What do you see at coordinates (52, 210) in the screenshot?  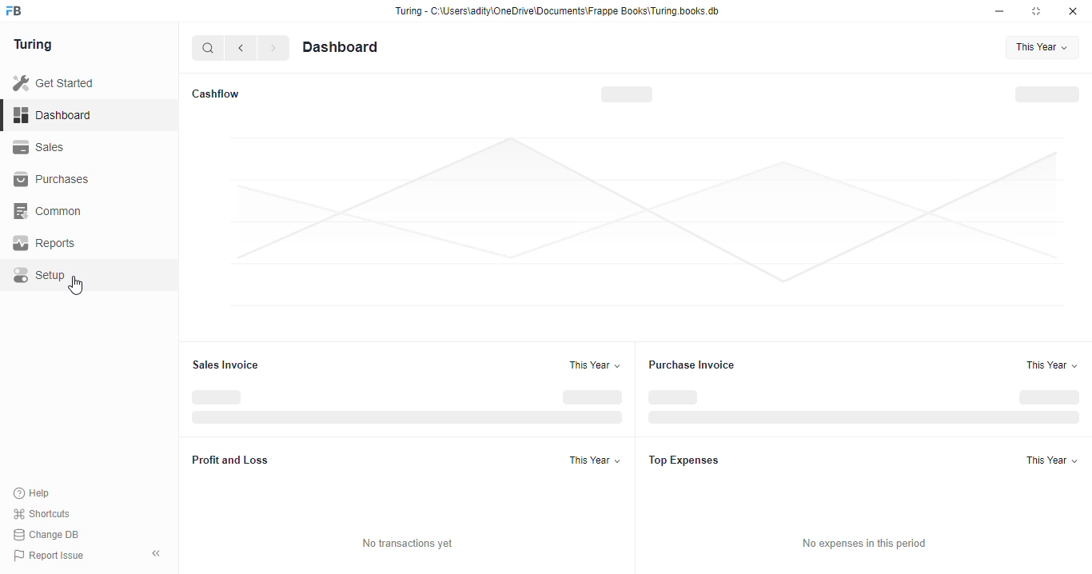 I see `‘Common` at bounding box center [52, 210].